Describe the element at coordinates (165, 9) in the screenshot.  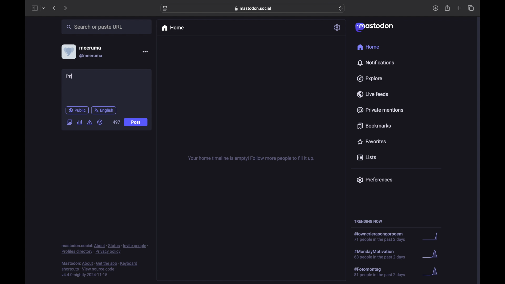
I see `website settings` at that location.